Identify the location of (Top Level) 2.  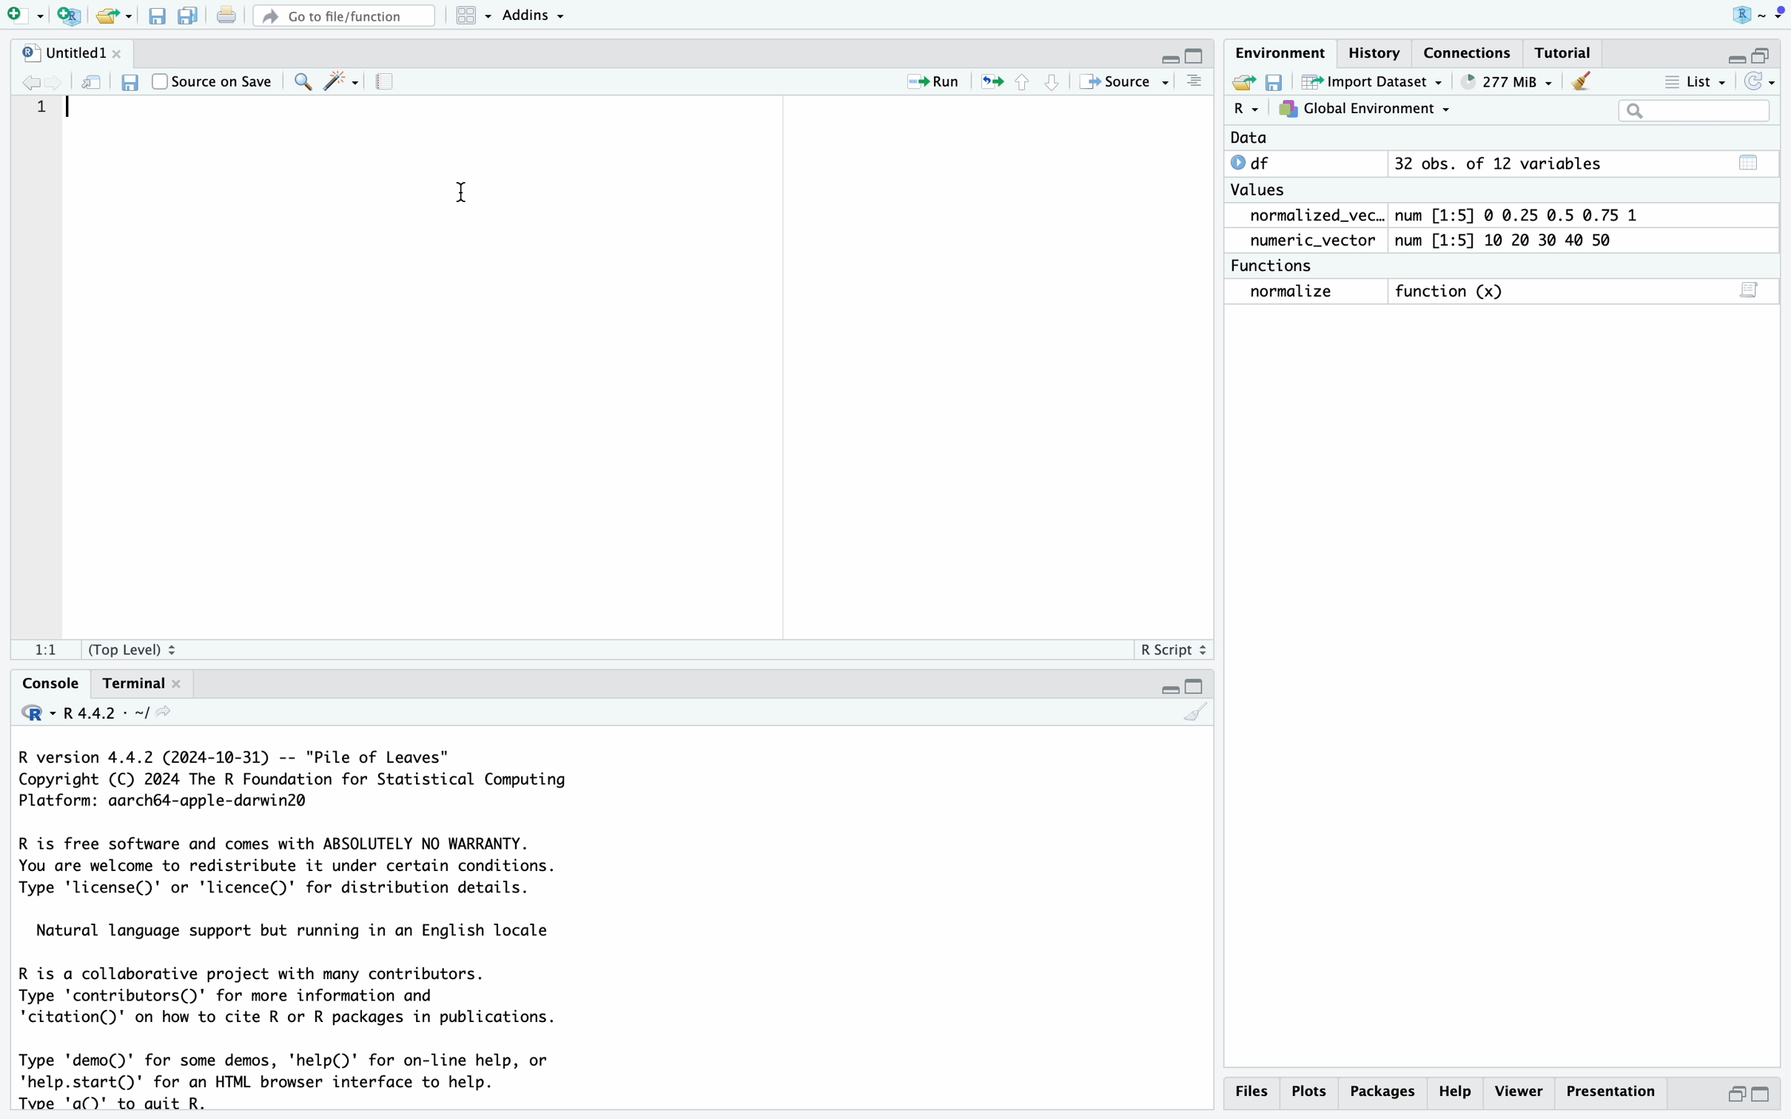
(135, 648).